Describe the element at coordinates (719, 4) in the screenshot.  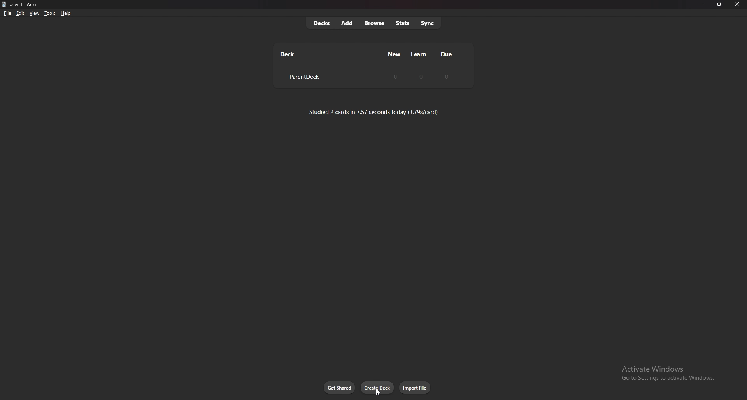
I see `Maximize/resize` at that location.